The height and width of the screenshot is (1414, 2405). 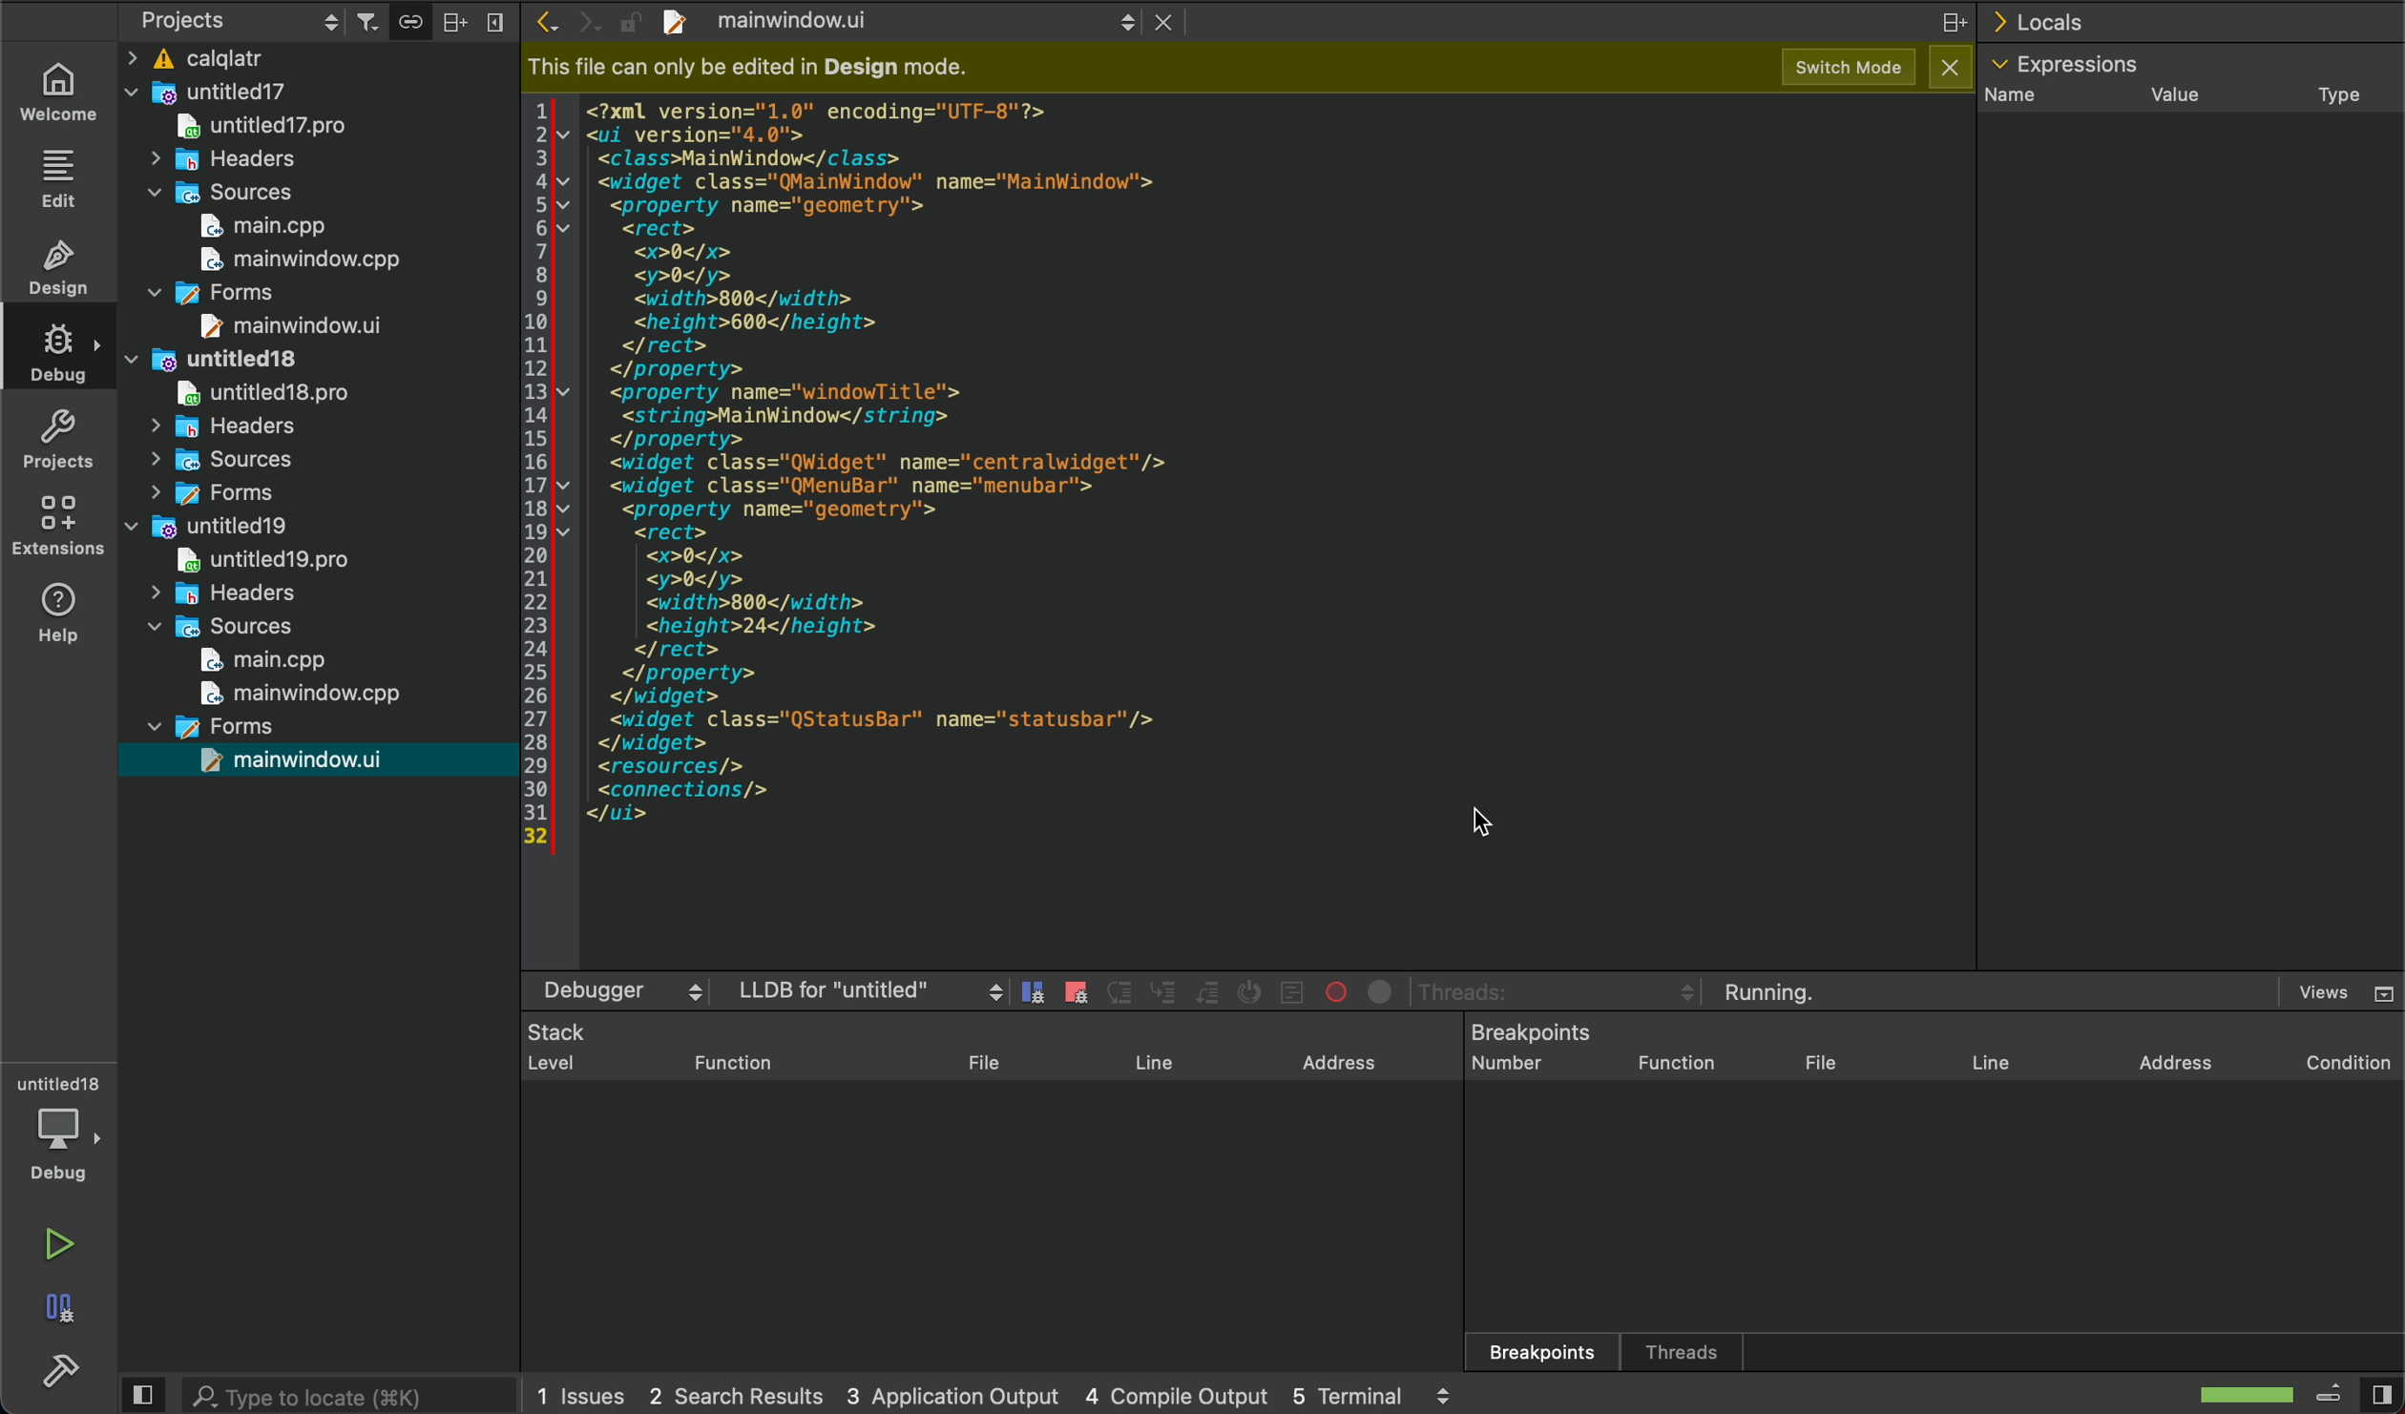 What do you see at coordinates (222, 494) in the screenshot?
I see `forms` at bounding box center [222, 494].